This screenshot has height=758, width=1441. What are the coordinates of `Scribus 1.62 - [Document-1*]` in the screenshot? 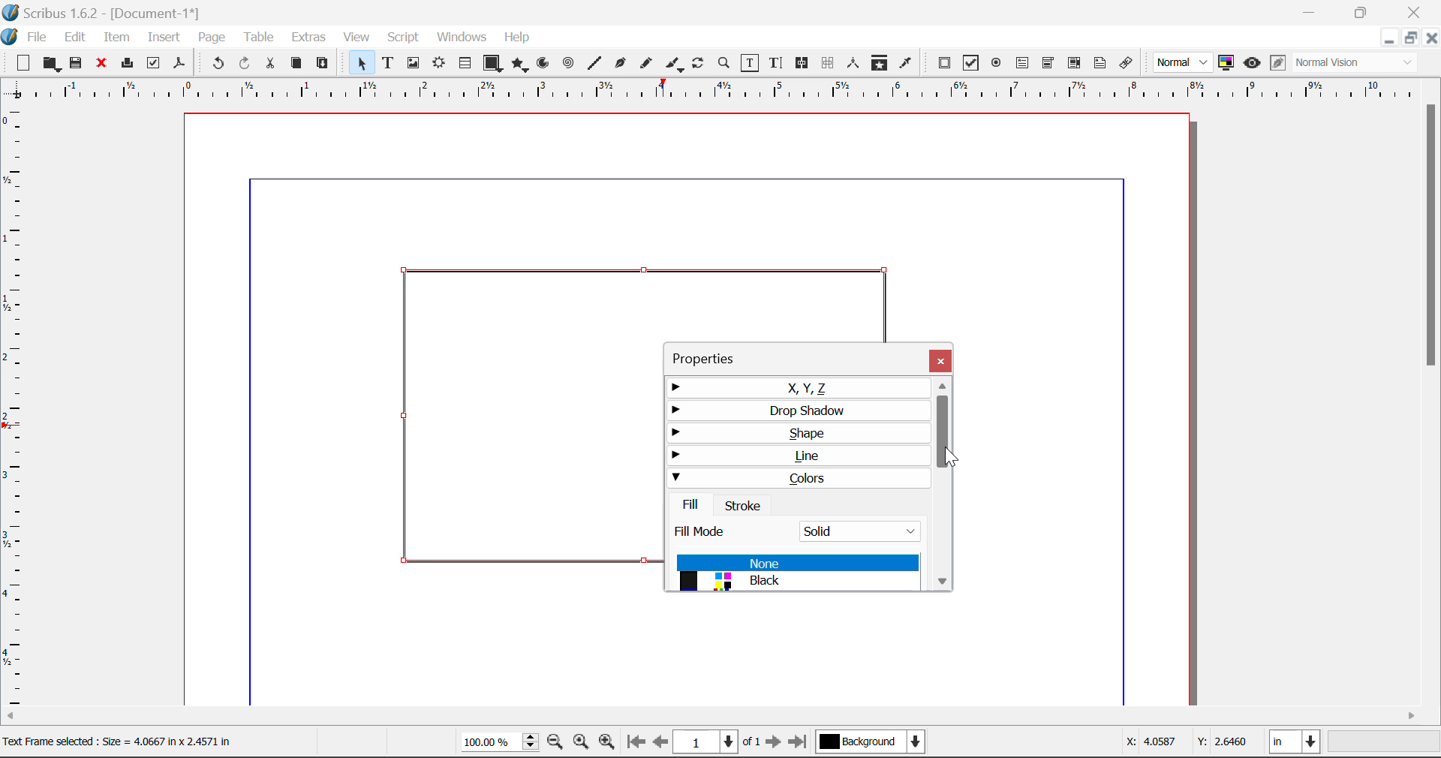 It's located at (108, 11).